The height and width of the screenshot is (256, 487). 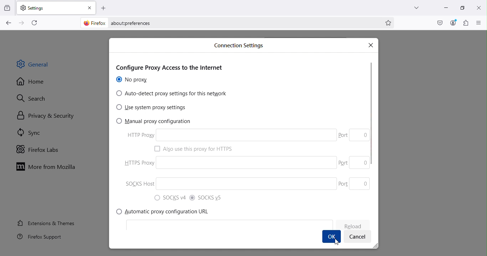 What do you see at coordinates (465, 23) in the screenshot?
I see `Extensions` at bounding box center [465, 23].